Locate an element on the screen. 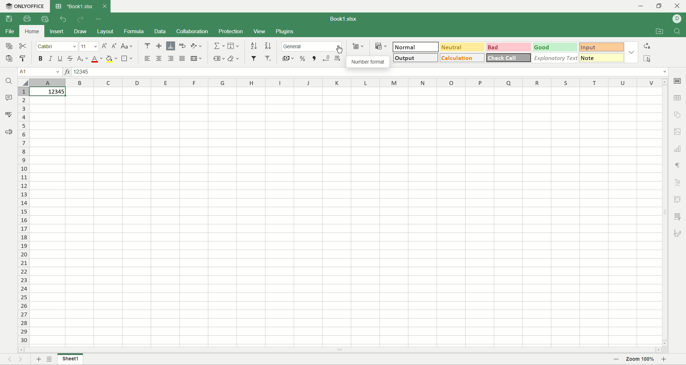 The width and height of the screenshot is (686, 365). justified is located at coordinates (183, 59).